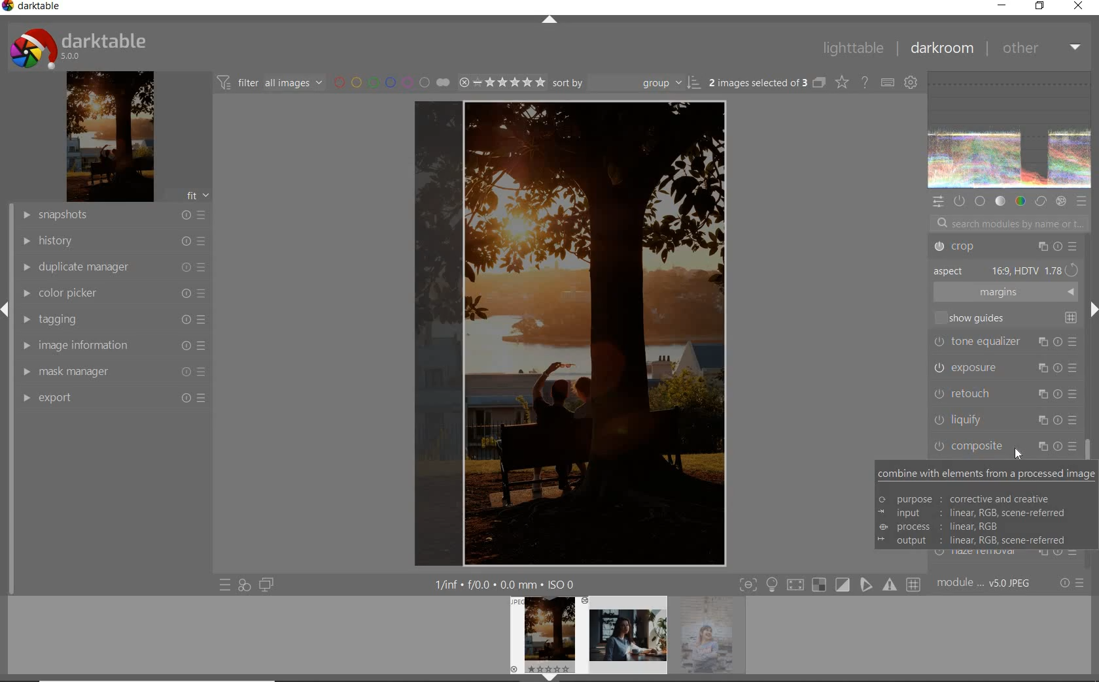 Image resolution: width=1099 pixels, height=682 pixels. I want to click on selected images, so click(757, 82).